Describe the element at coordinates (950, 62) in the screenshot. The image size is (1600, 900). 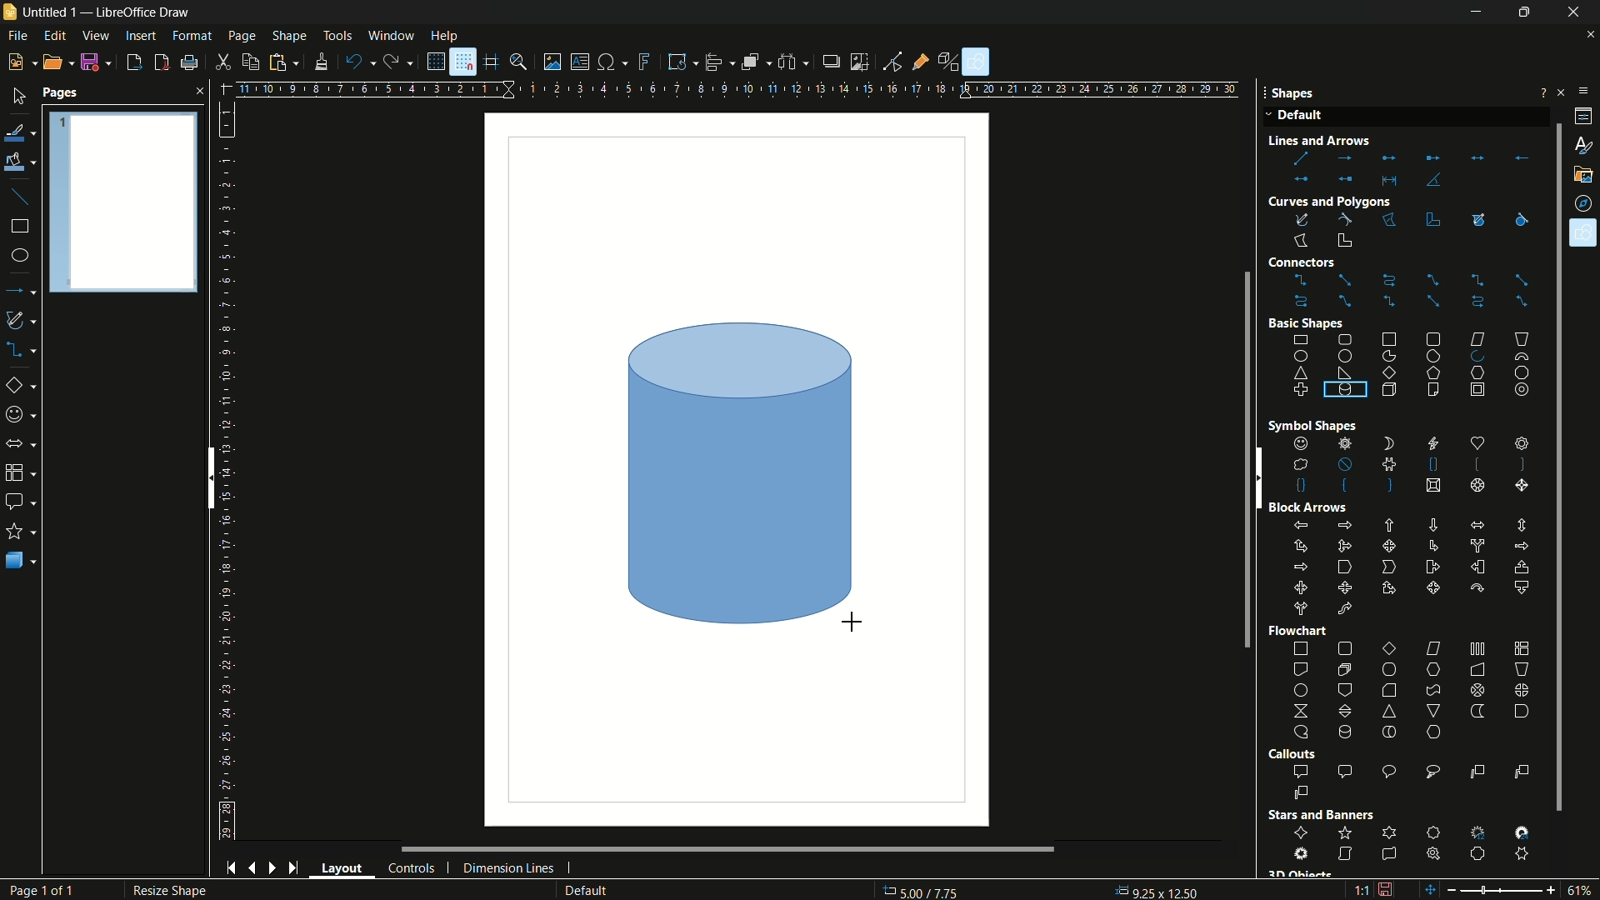
I see `toggle extrusion` at that location.